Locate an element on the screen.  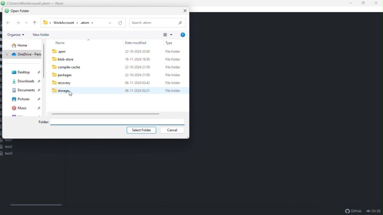
Workaccount -> .atom (file path) is located at coordinates (83, 23).